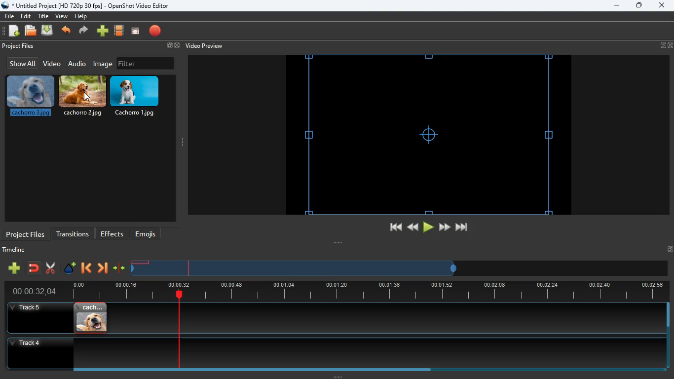 Image resolution: width=674 pixels, height=379 pixels. Describe the element at coordinates (70, 269) in the screenshot. I see `effect` at that location.